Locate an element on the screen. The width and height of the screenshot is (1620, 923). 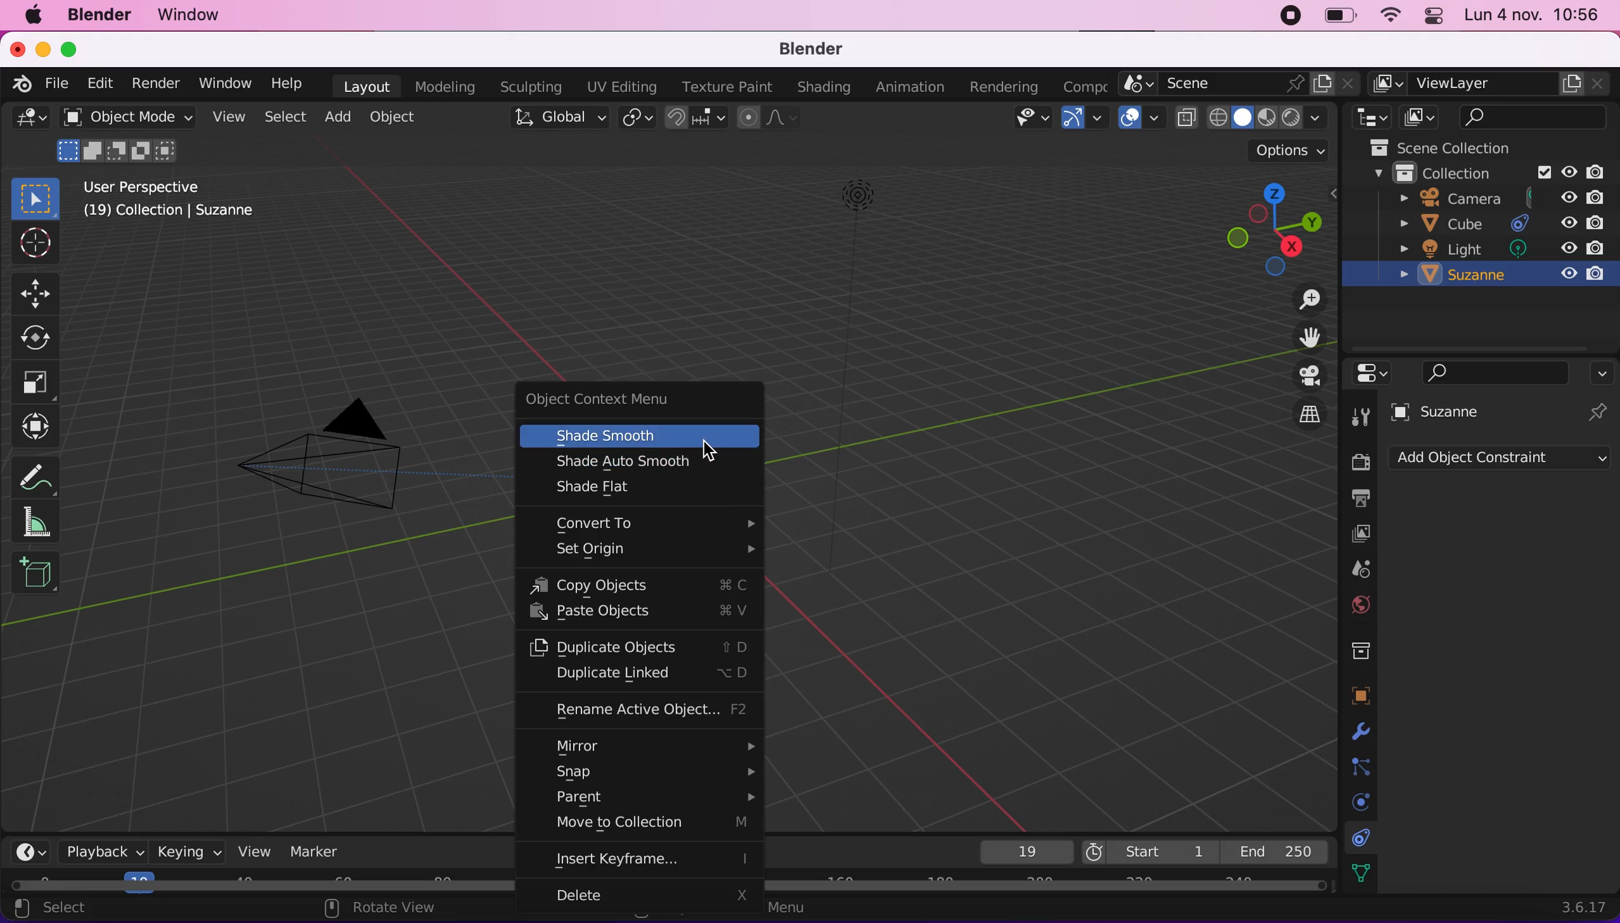
first frame is located at coordinates (1147, 850).